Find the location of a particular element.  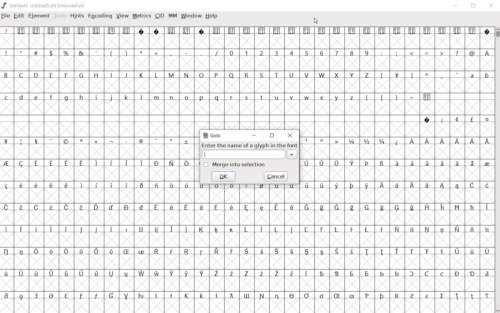

Symbol is located at coordinates (428, 96).